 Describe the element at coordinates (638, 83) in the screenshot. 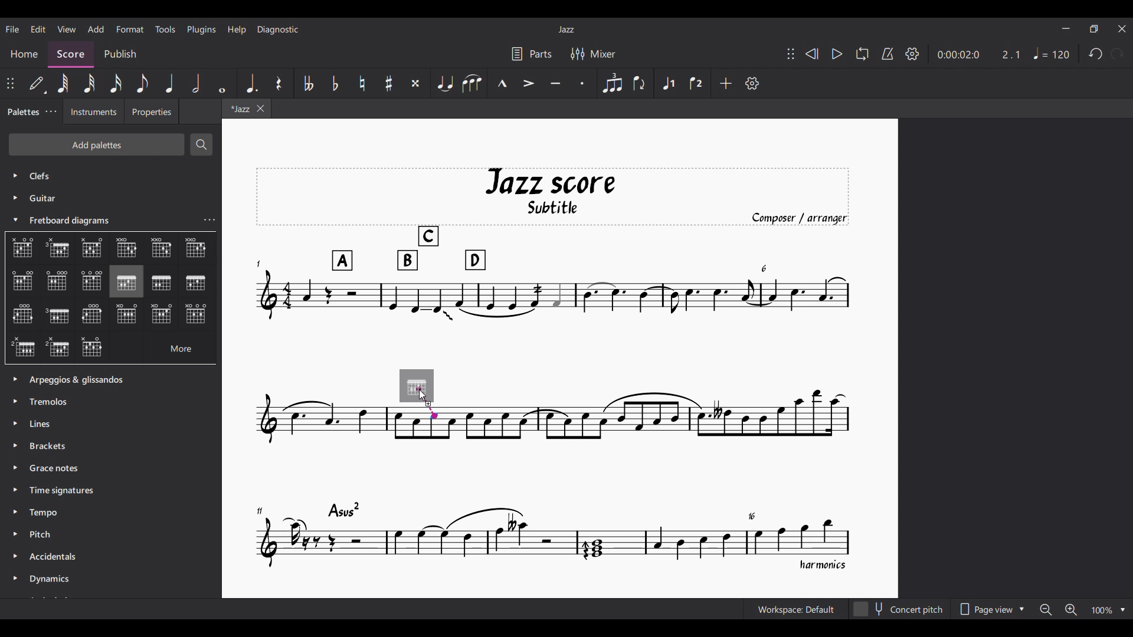

I see `Flip direction` at that location.